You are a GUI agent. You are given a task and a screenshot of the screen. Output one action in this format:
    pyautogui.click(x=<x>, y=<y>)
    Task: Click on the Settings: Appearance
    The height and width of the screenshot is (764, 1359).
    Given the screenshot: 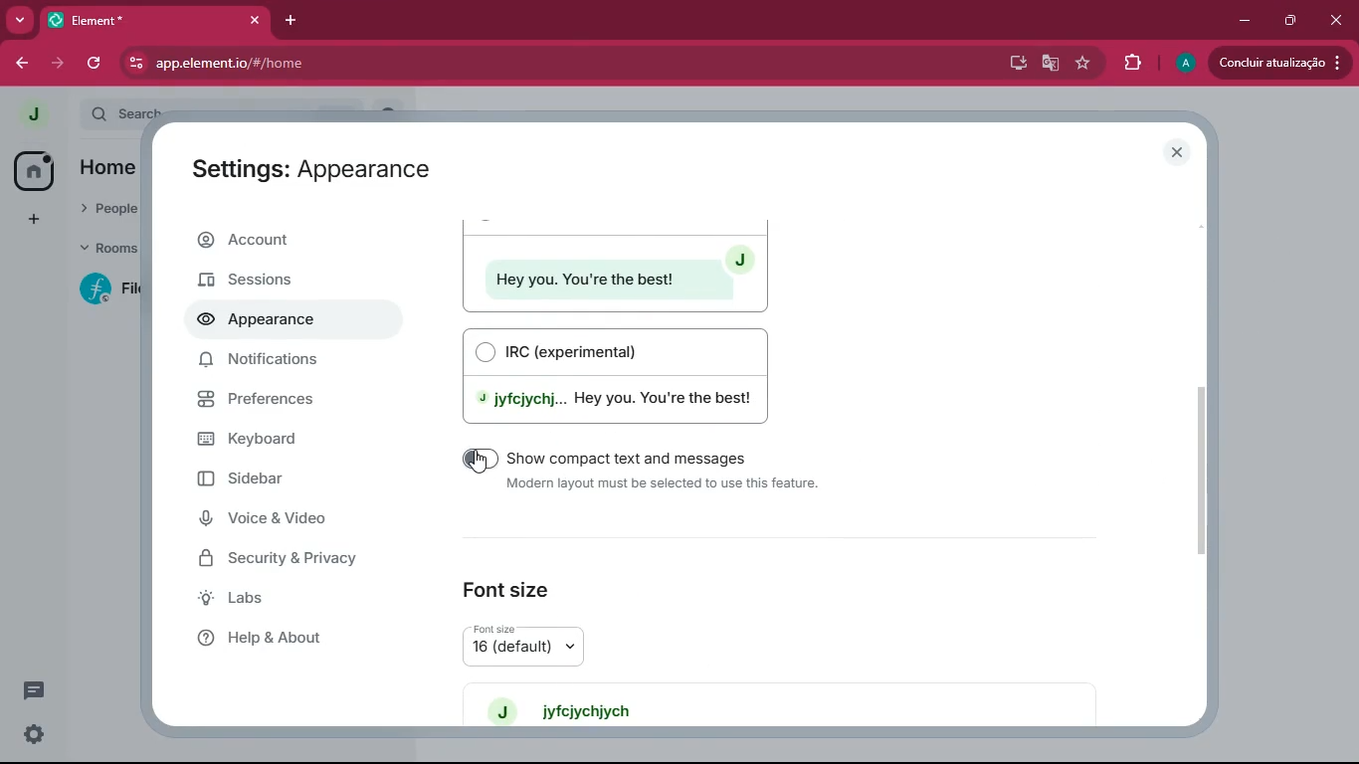 What is the action you would take?
    pyautogui.click(x=307, y=170)
    